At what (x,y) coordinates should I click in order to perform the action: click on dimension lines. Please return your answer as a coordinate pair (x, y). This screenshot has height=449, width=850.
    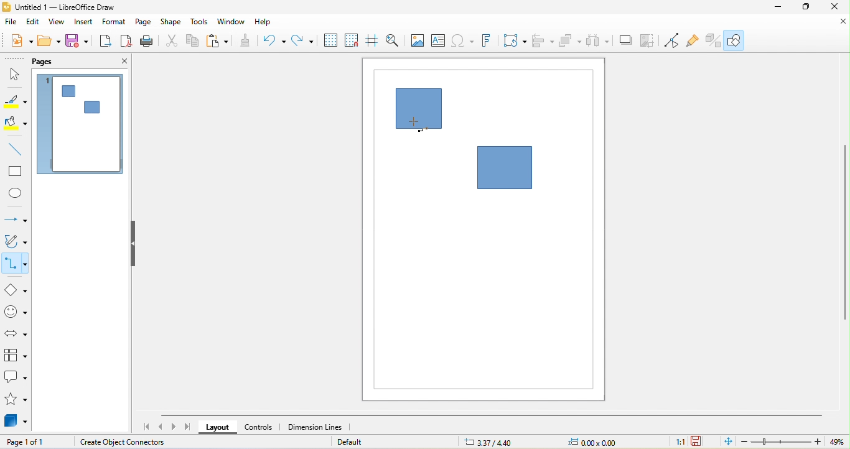
    Looking at the image, I should click on (320, 427).